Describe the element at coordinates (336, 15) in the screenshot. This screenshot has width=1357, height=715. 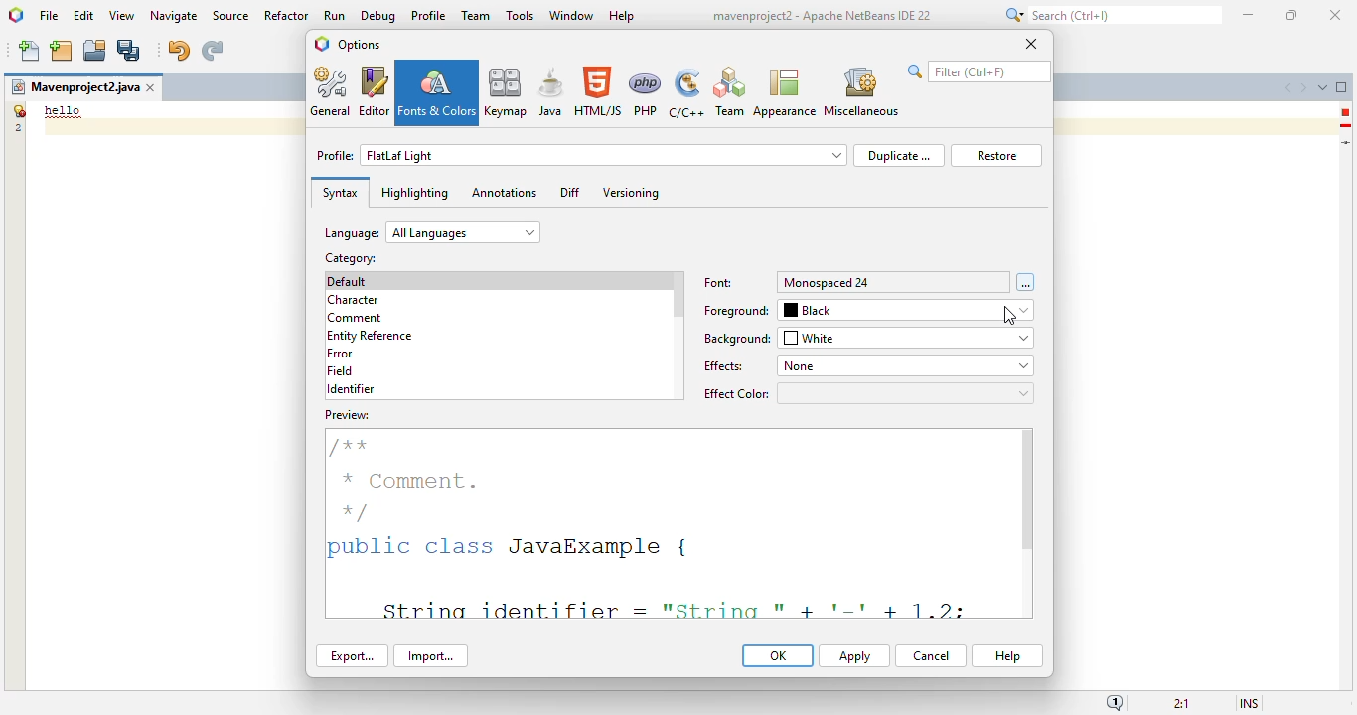
I see `run` at that location.